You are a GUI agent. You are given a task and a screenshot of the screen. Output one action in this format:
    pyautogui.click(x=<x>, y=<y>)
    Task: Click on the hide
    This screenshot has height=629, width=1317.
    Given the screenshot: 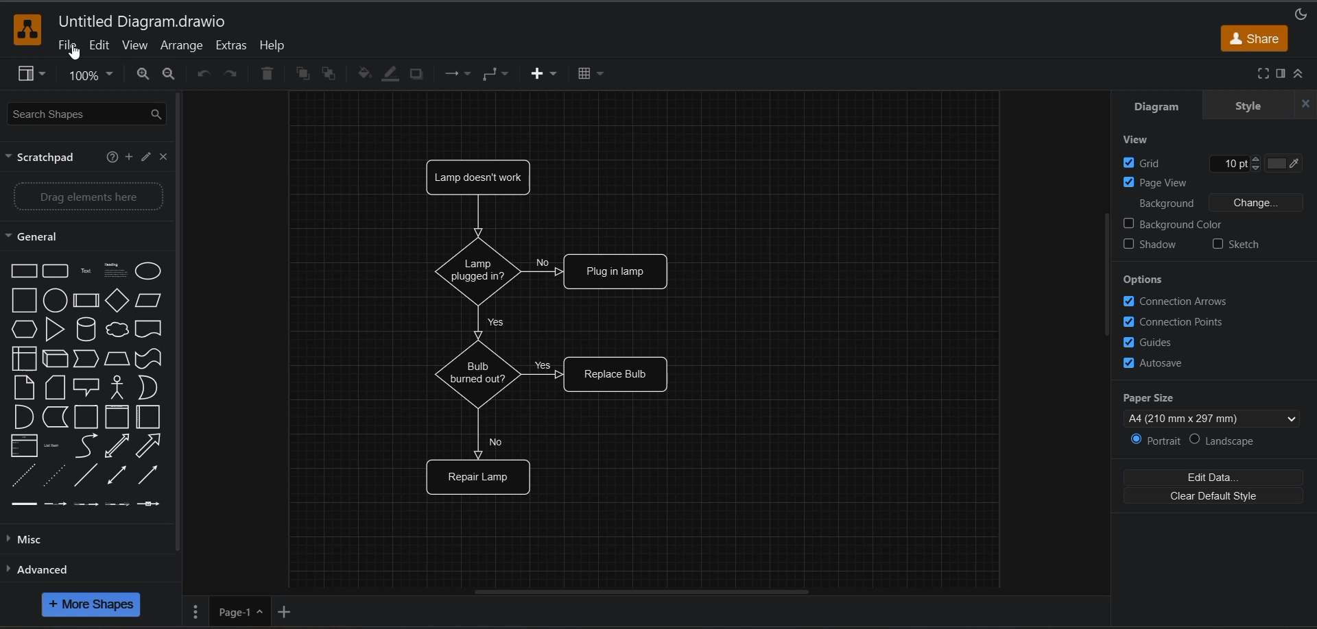 What is the action you would take?
    pyautogui.click(x=1302, y=103)
    